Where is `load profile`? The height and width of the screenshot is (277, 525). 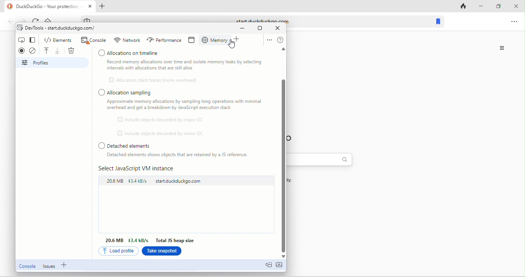
load profile is located at coordinates (118, 251).